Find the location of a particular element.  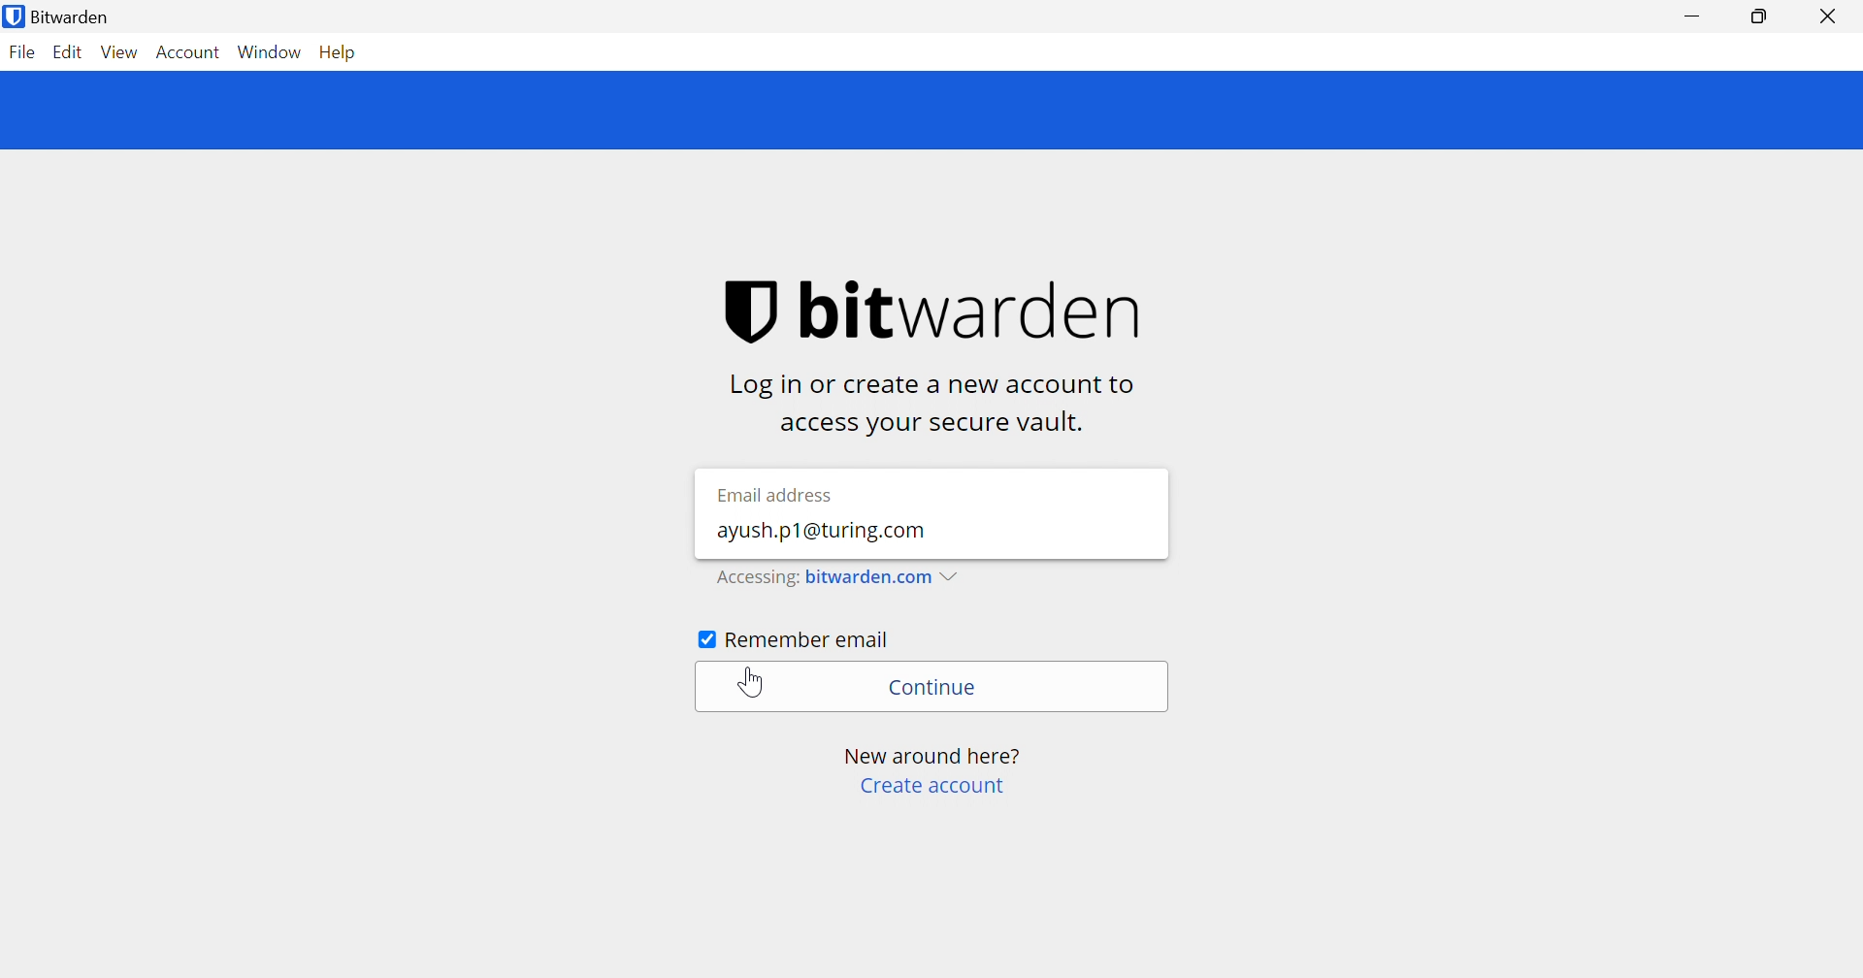

Minimize is located at coordinates (1696, 16).